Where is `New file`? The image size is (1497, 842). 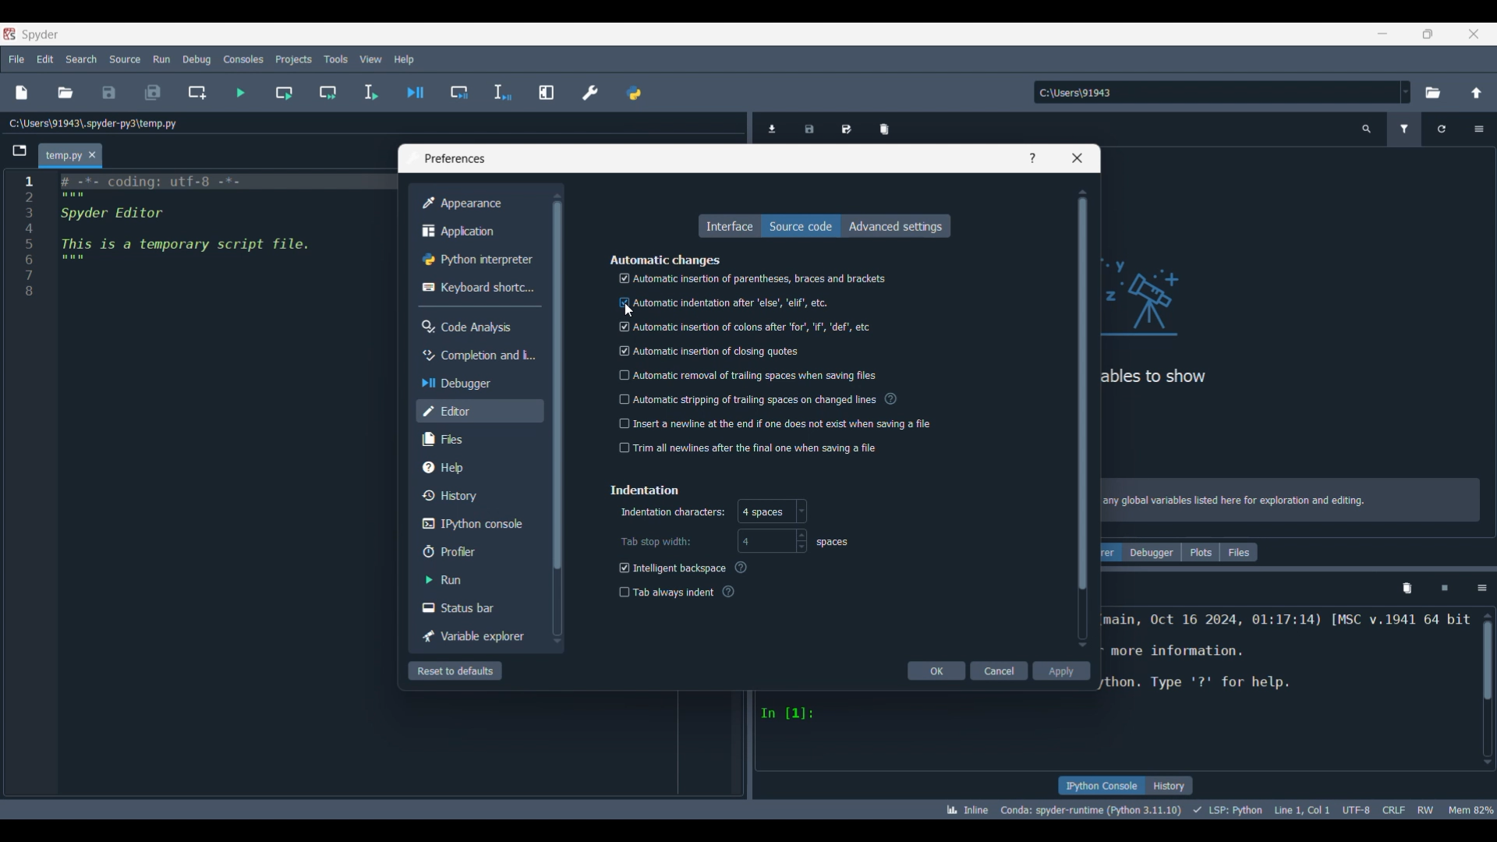 New file is located at coordinates (22, 93).